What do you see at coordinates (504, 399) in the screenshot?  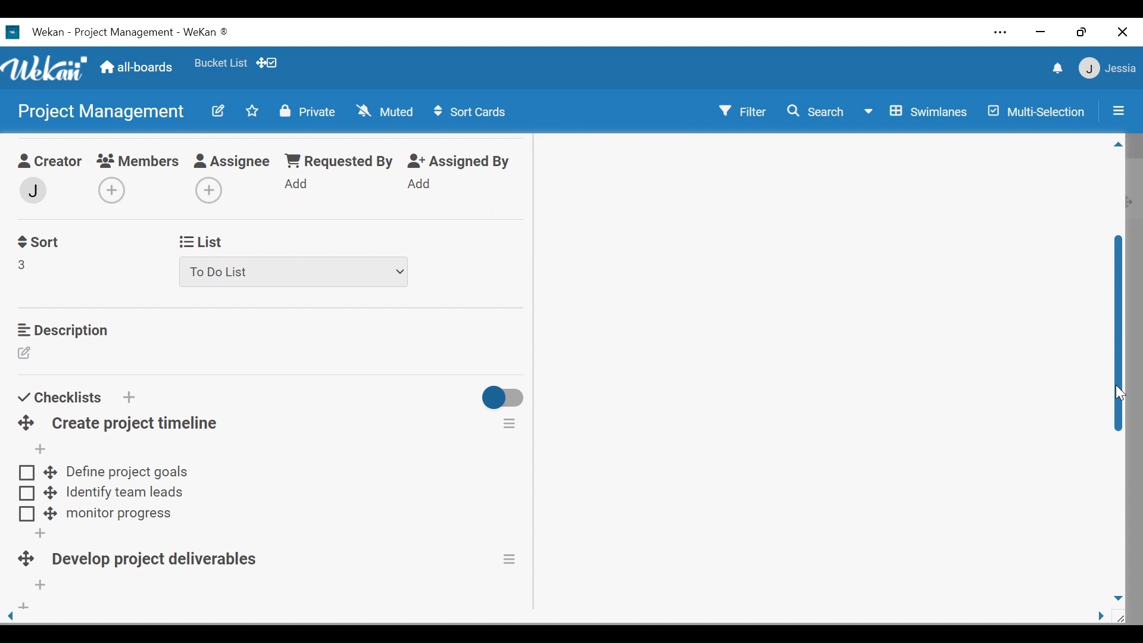 I see `Toggle show/hide checklist` at bounding box center [504, 399].